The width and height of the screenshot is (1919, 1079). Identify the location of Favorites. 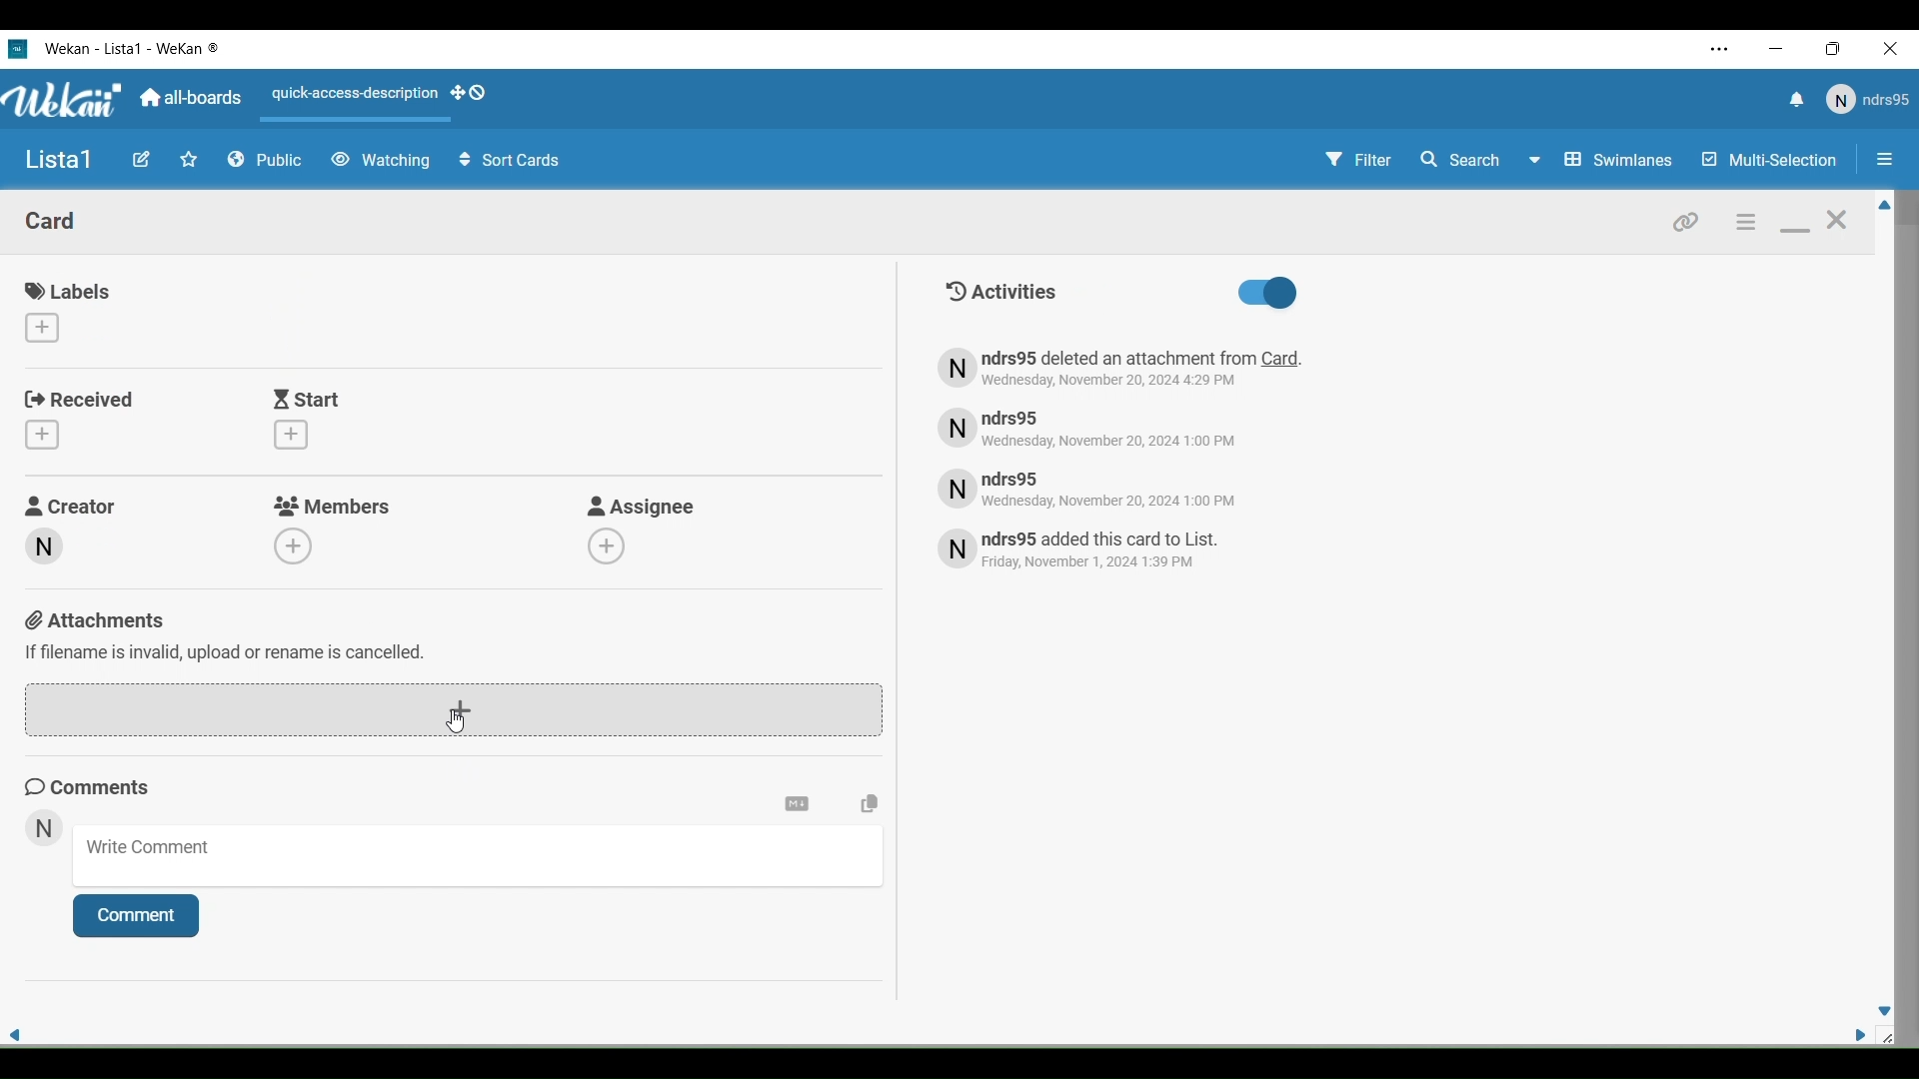
(189, 160).